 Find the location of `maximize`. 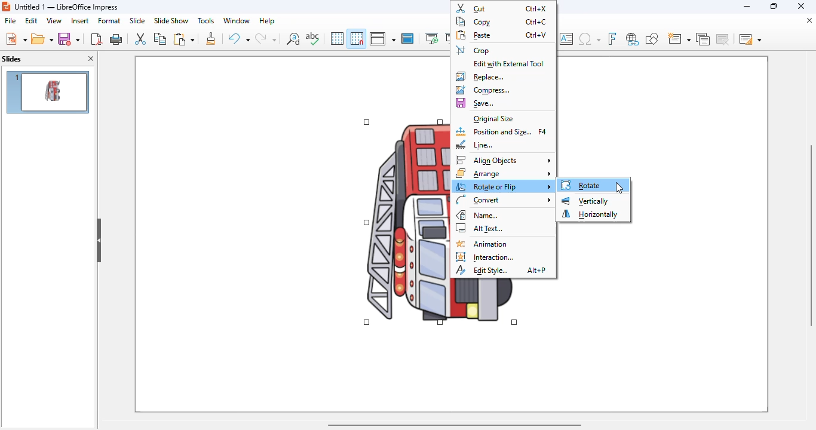

maximize is located at coordinates (773, 6).